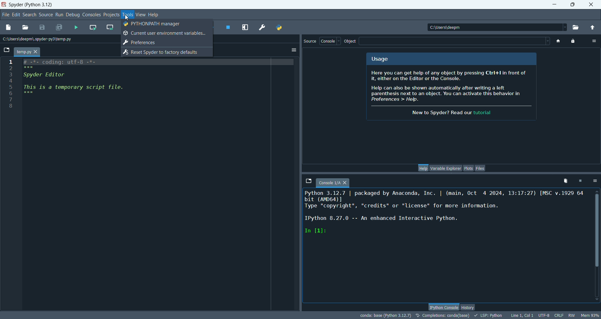 The width and height of the screenshot is (601, 319). I want to click on run current cell, so click(93, 28).